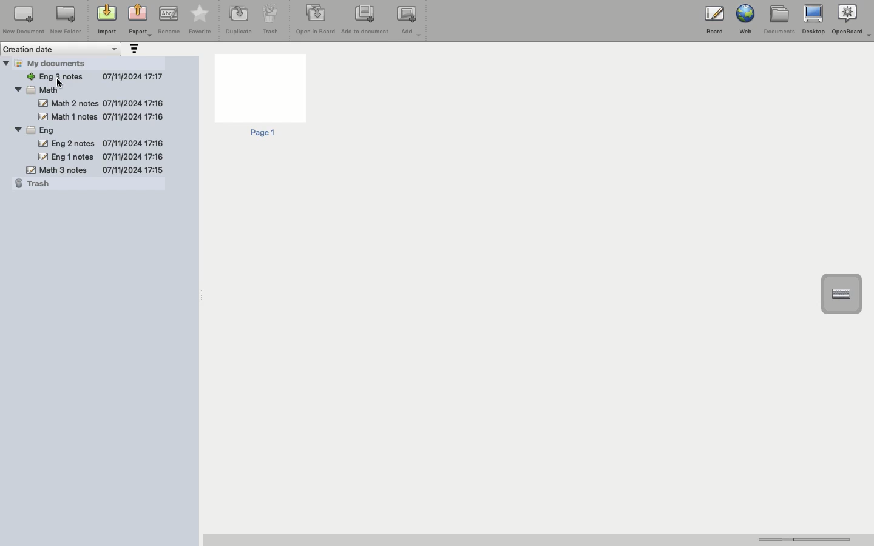 This screenshot has width=874, height=546. What do you see at coordinates (17, 129) in the screenshot?
I see `Hide` at bounding box center [17, 129].